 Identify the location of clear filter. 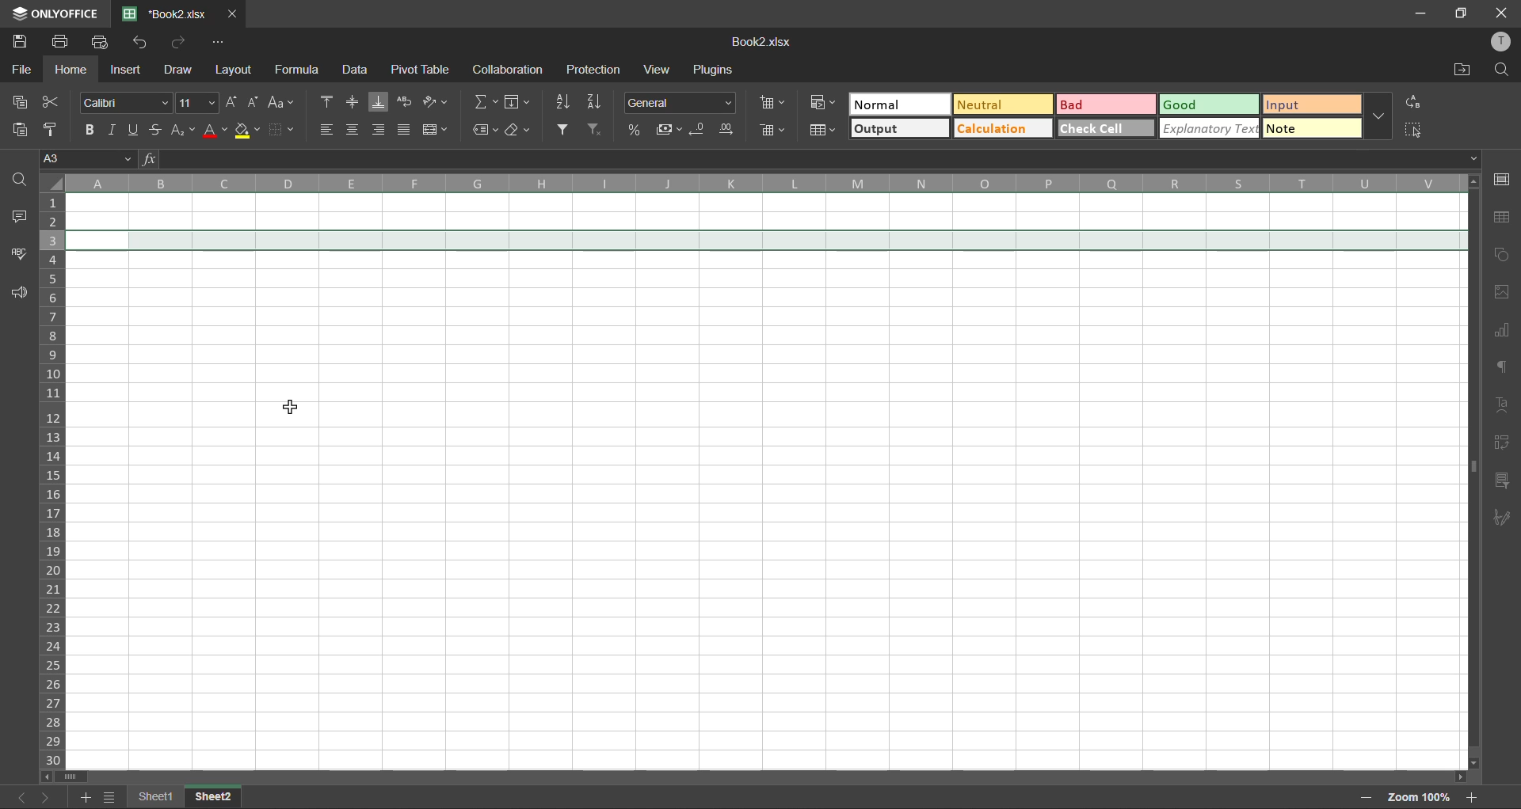
(593, 131).